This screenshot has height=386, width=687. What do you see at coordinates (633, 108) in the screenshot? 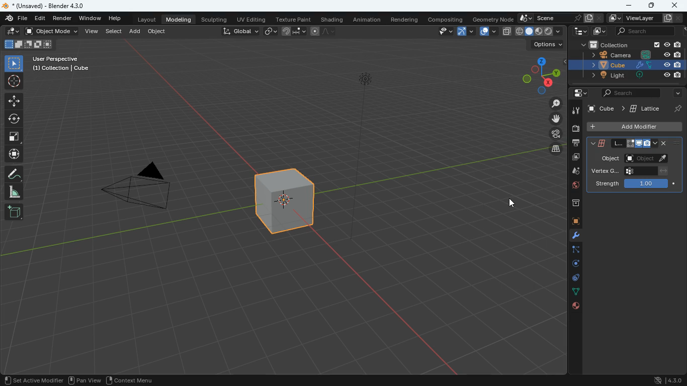
I see `cube` at bounding box center [633, 108].